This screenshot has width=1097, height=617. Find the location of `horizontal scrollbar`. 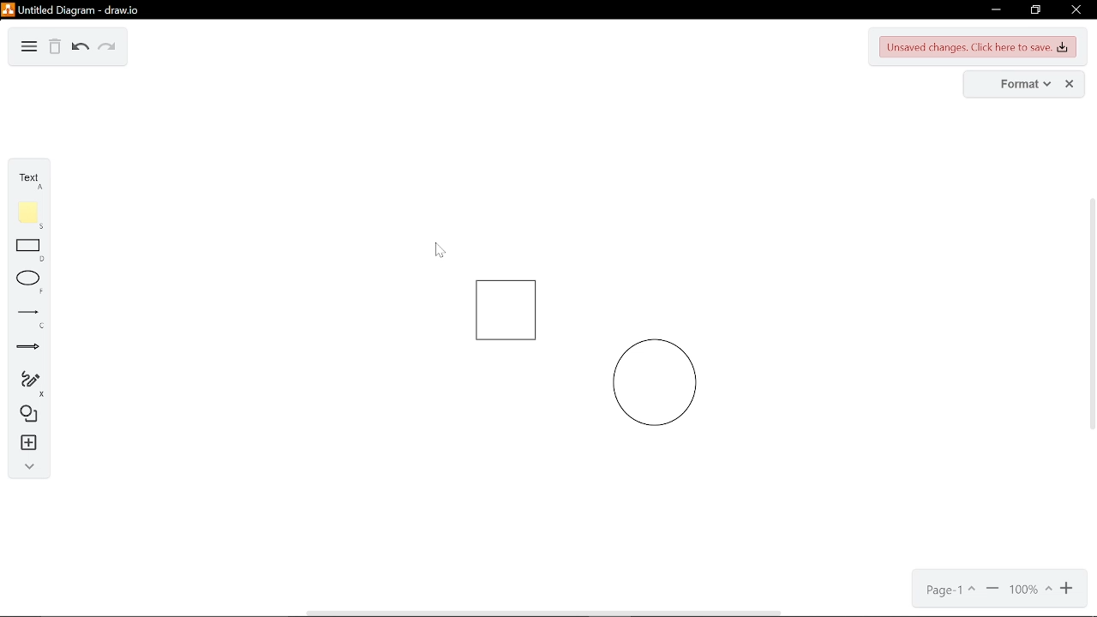

horizontal scrollbar is located at coordinates (544, 613).